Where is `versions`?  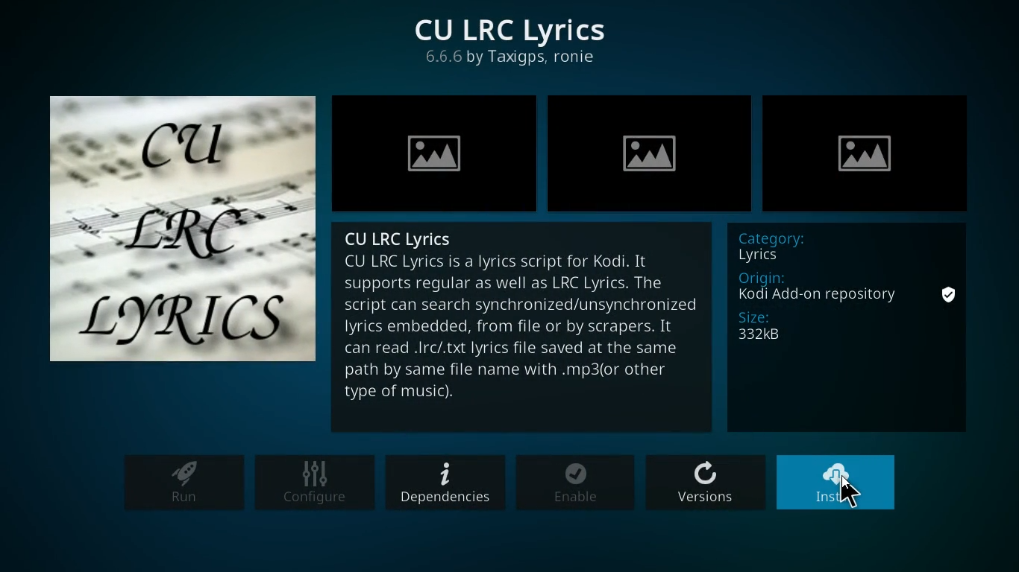 versions is located at coordinates (704, 481).